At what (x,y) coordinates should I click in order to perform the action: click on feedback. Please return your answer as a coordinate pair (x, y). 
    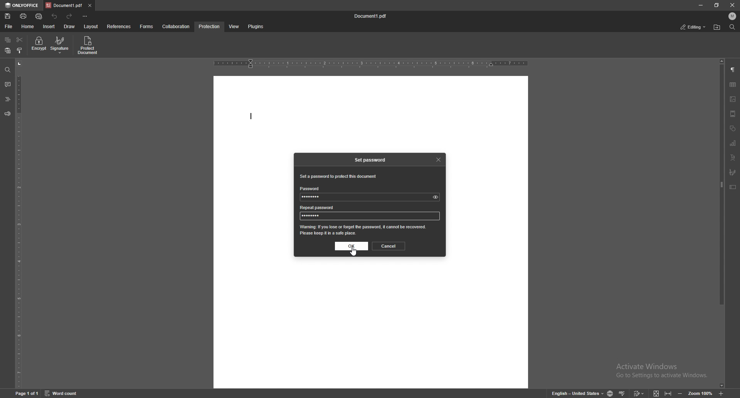
    Looking at the image, I should click on (7, 114).